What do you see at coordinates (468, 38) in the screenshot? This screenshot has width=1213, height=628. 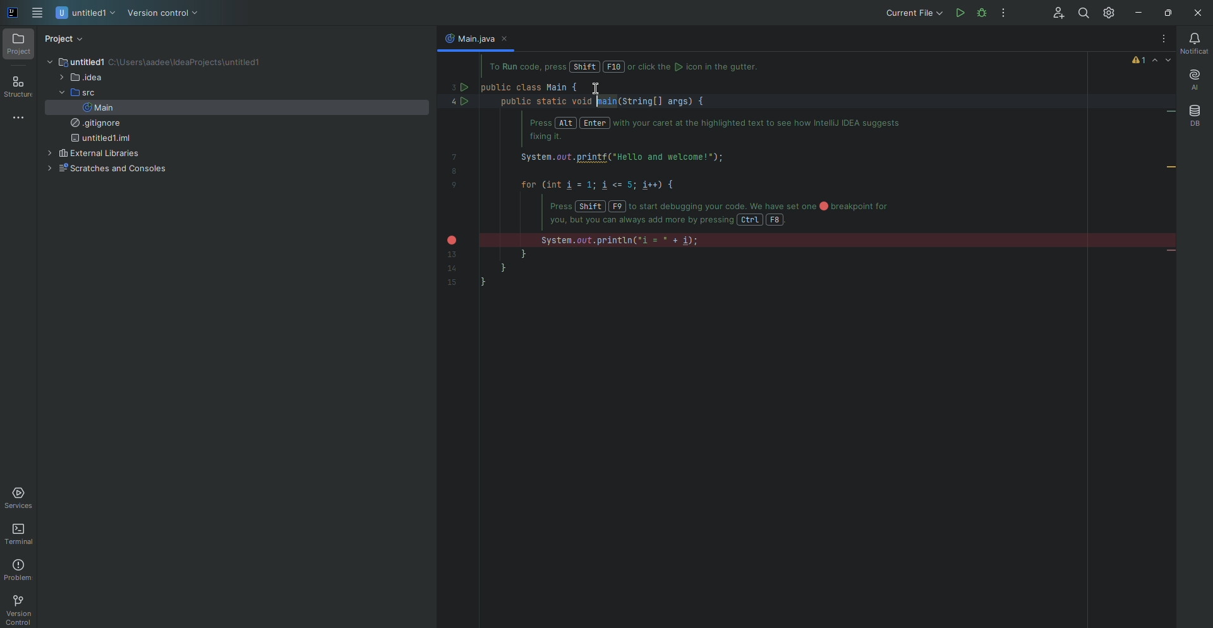 I see `Main.java` at bounding box center [468, 38].